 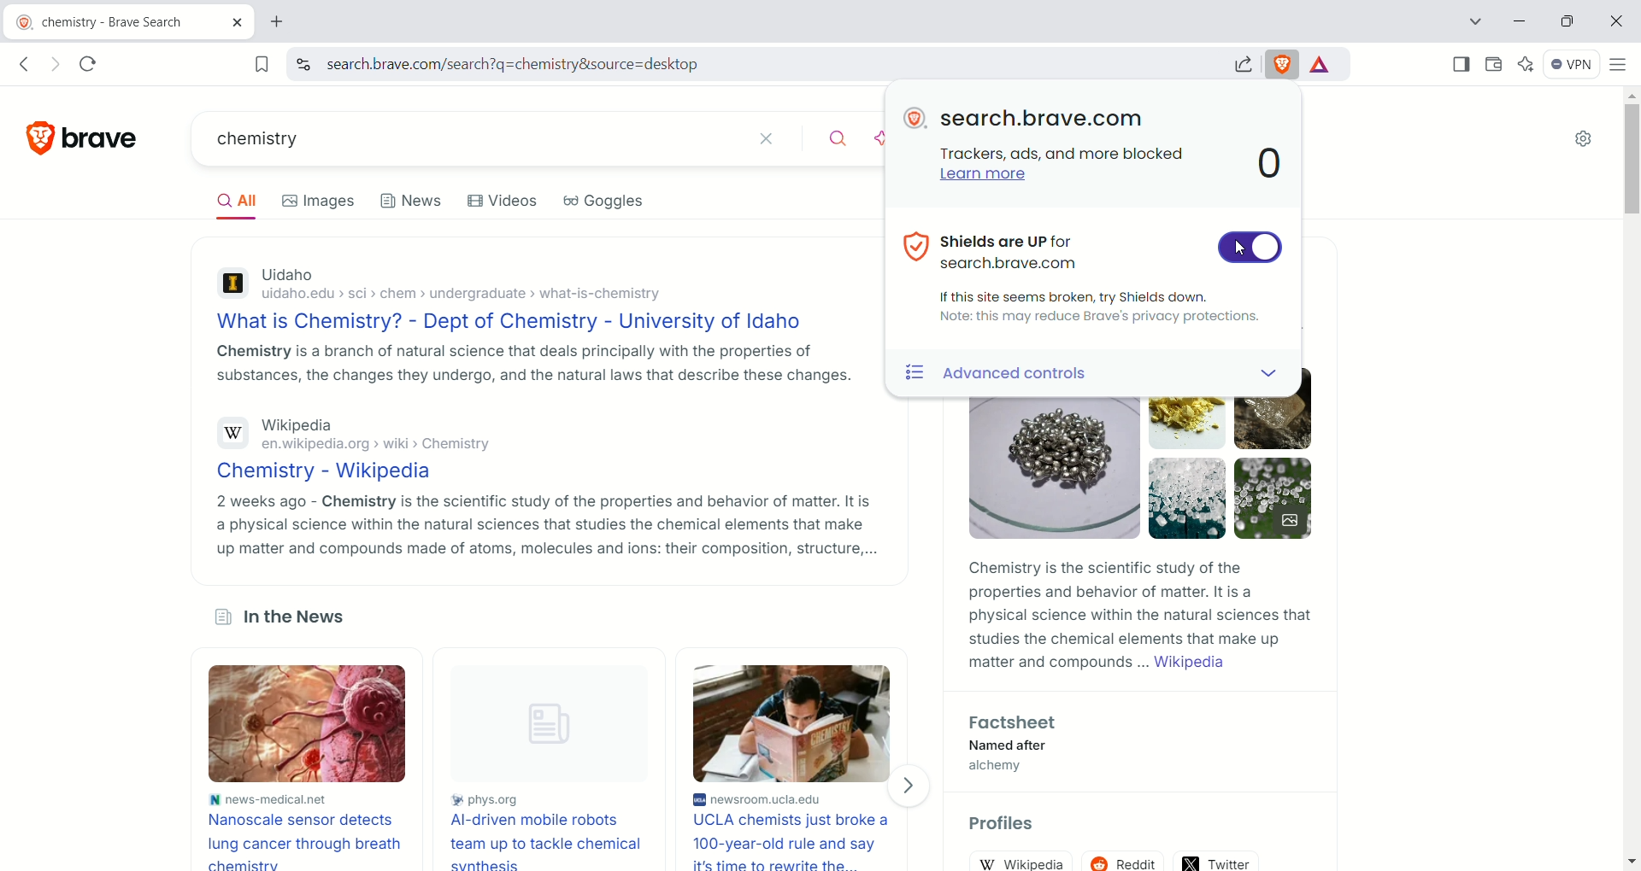 I want to click on Brave shield, so click(x=1284, y=63).